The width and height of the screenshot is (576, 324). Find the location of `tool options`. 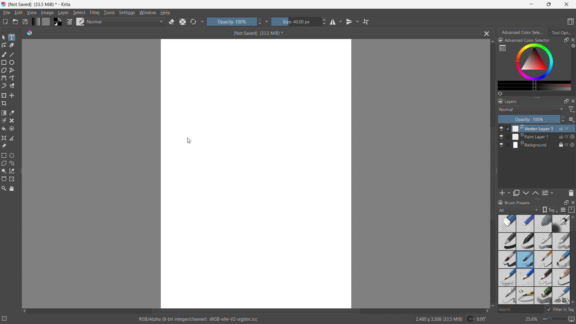

tool options is located at coordinates (561, 32).